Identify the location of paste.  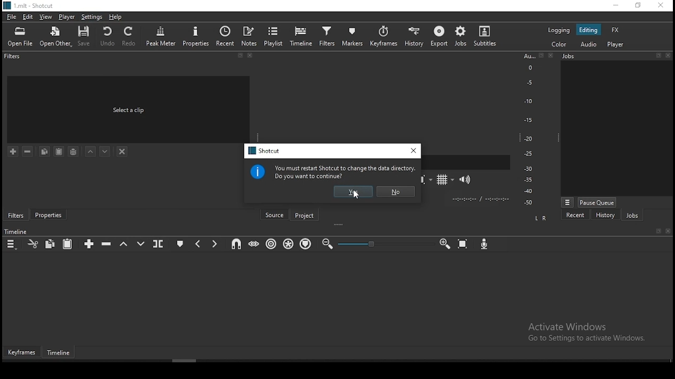
(68, 244).